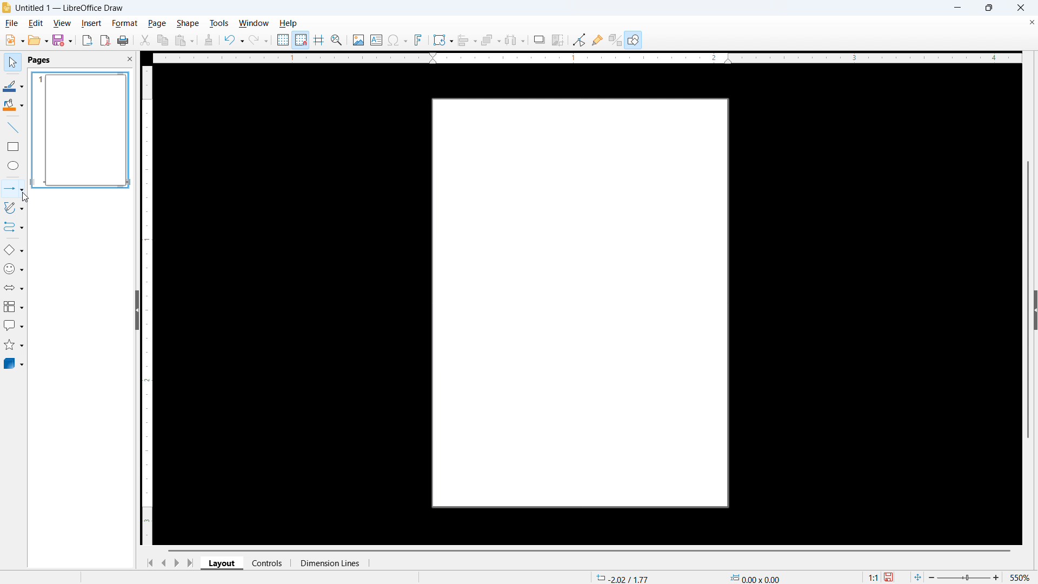 The image size is (1038, 584). What do you see at coordinates (615, 39) in the screenshot?
I see `Toggle extrusion ` at bounding box center [615, 39].